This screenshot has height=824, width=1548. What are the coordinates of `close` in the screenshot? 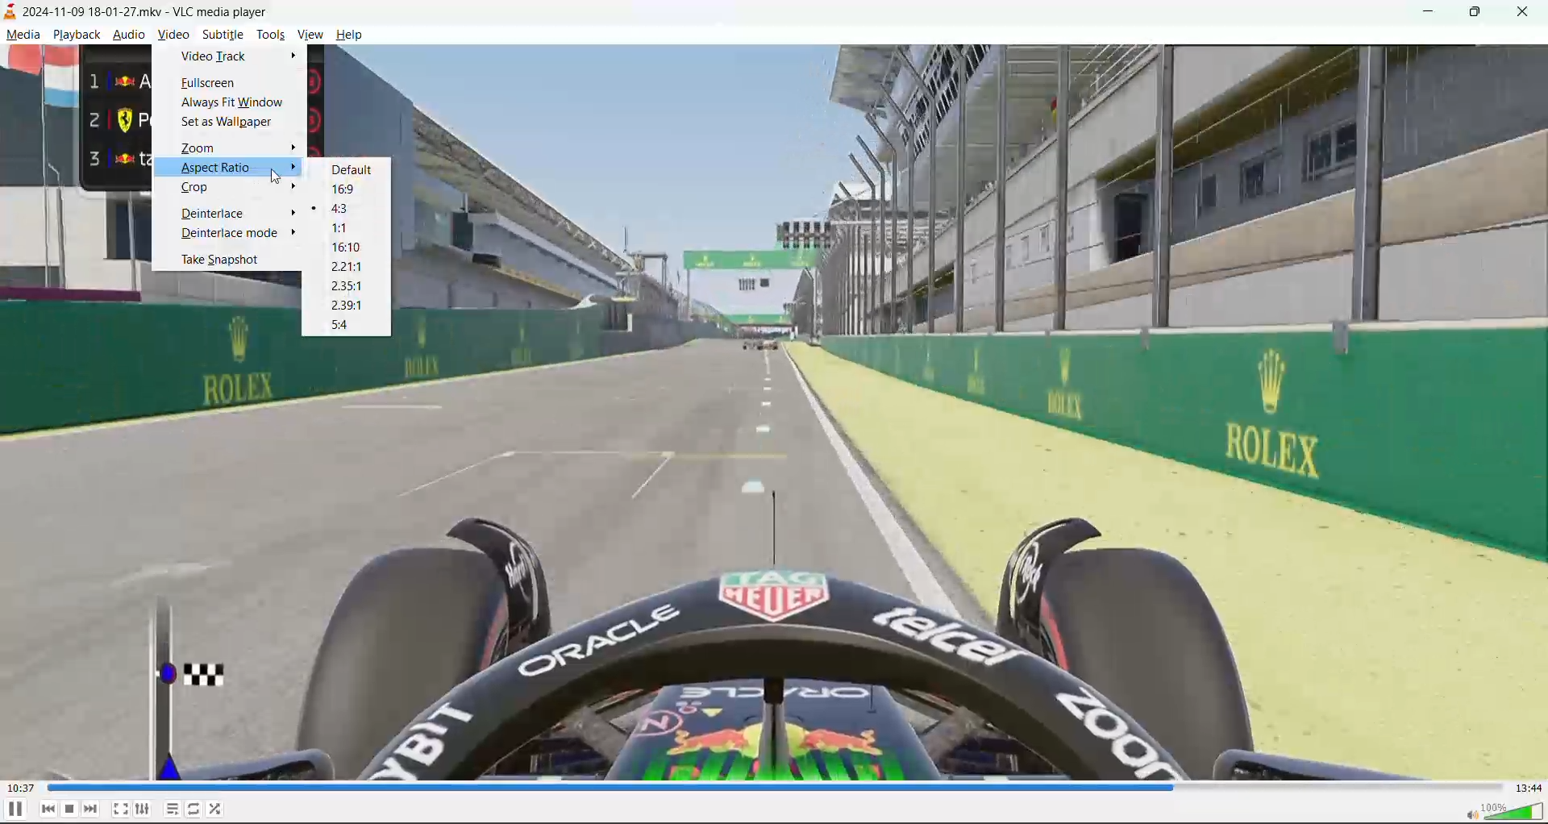 It's located at (1529, 12).